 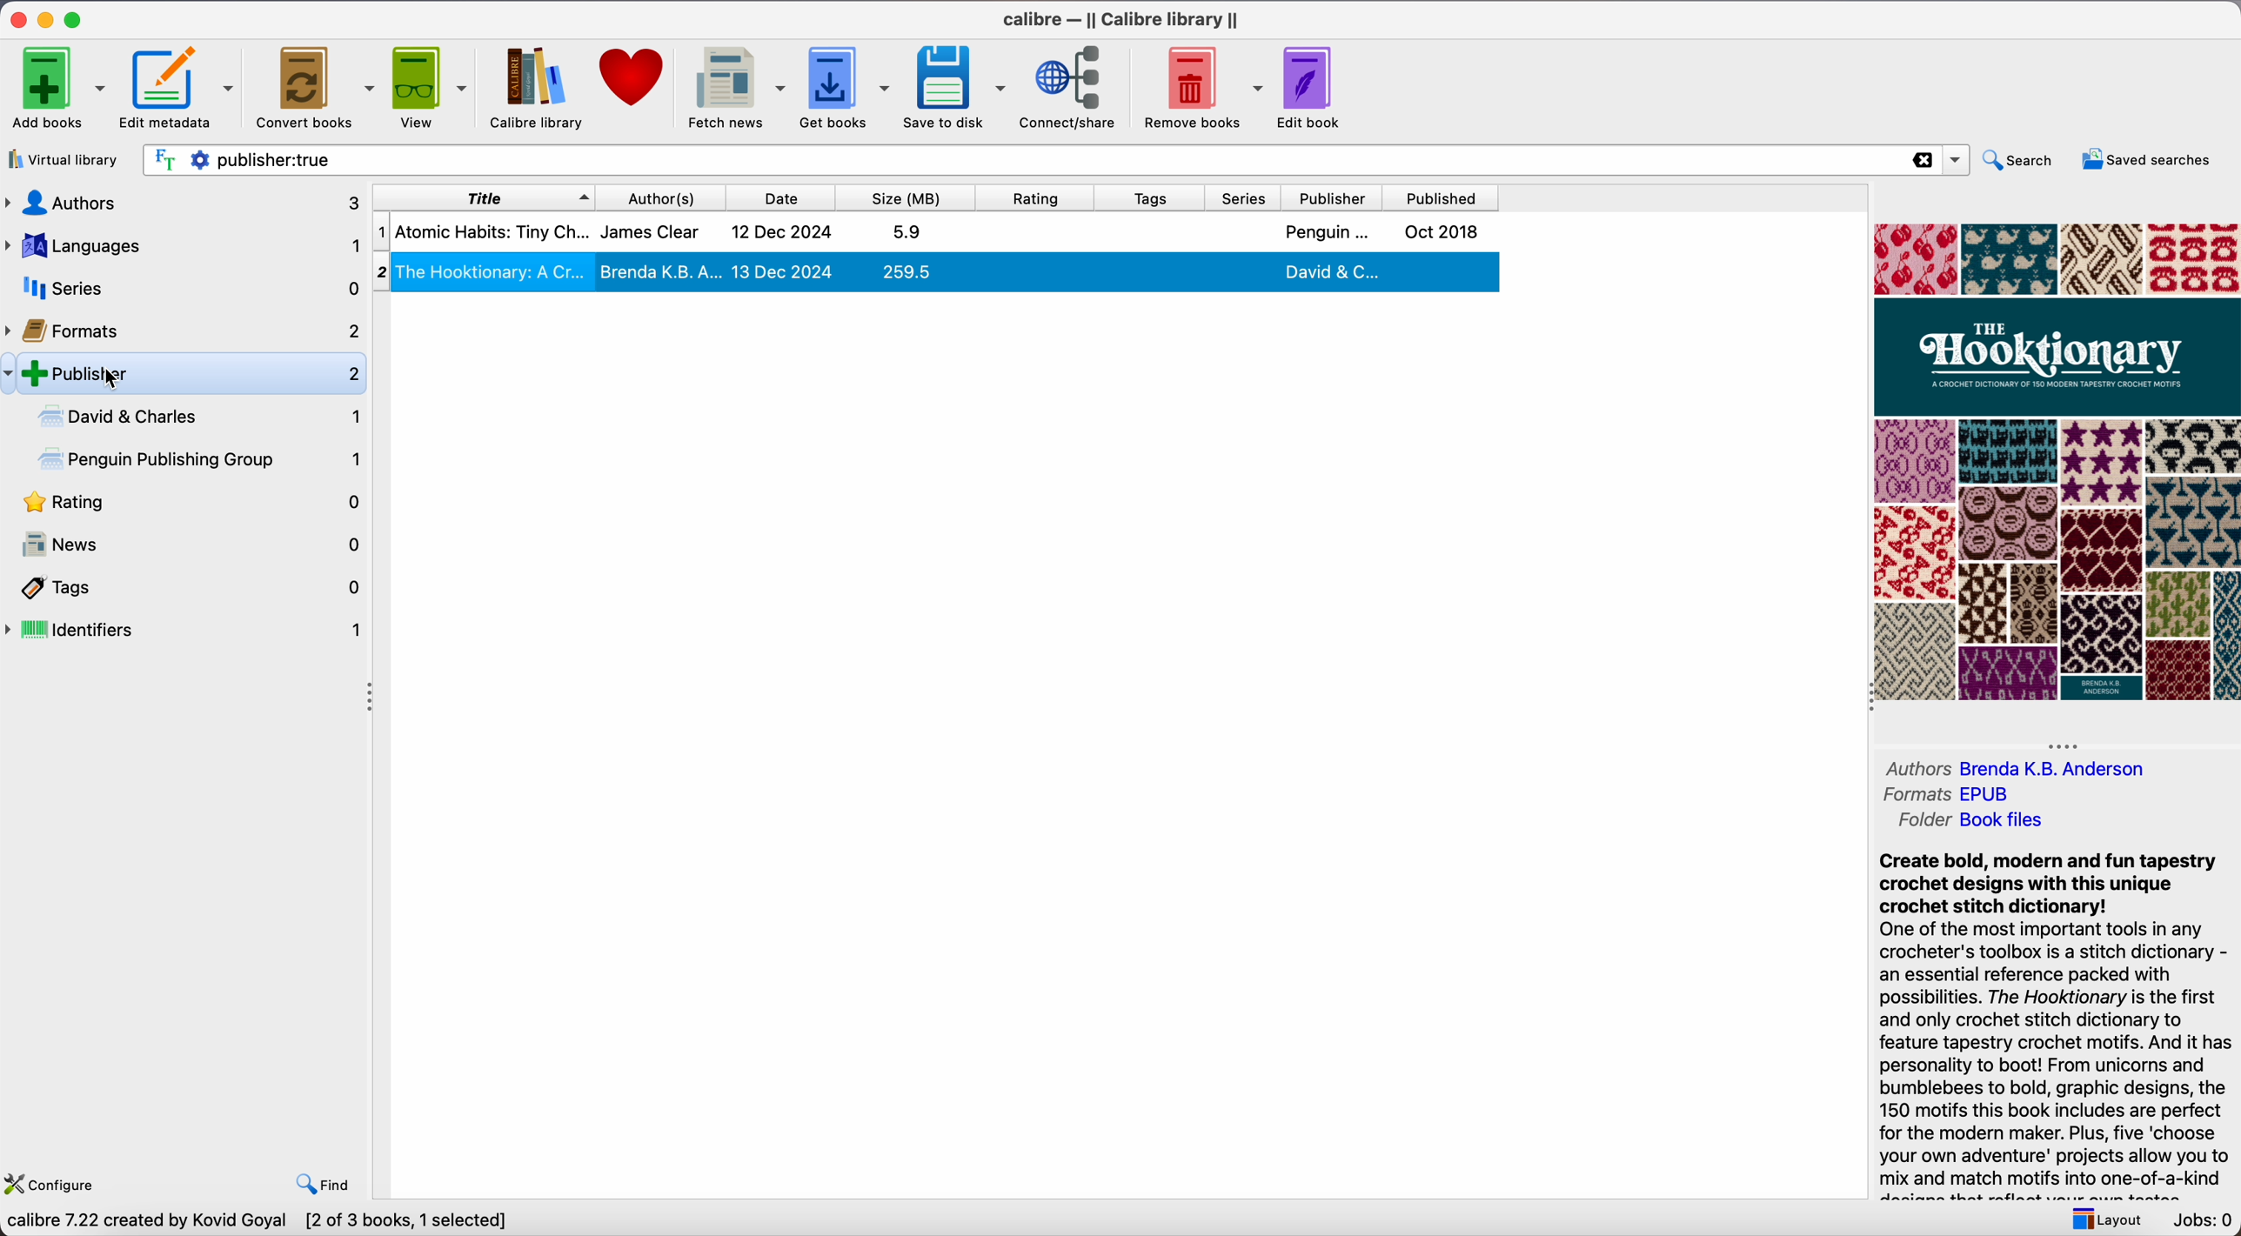 I want to click on tags, so click(x=1154, y=197).